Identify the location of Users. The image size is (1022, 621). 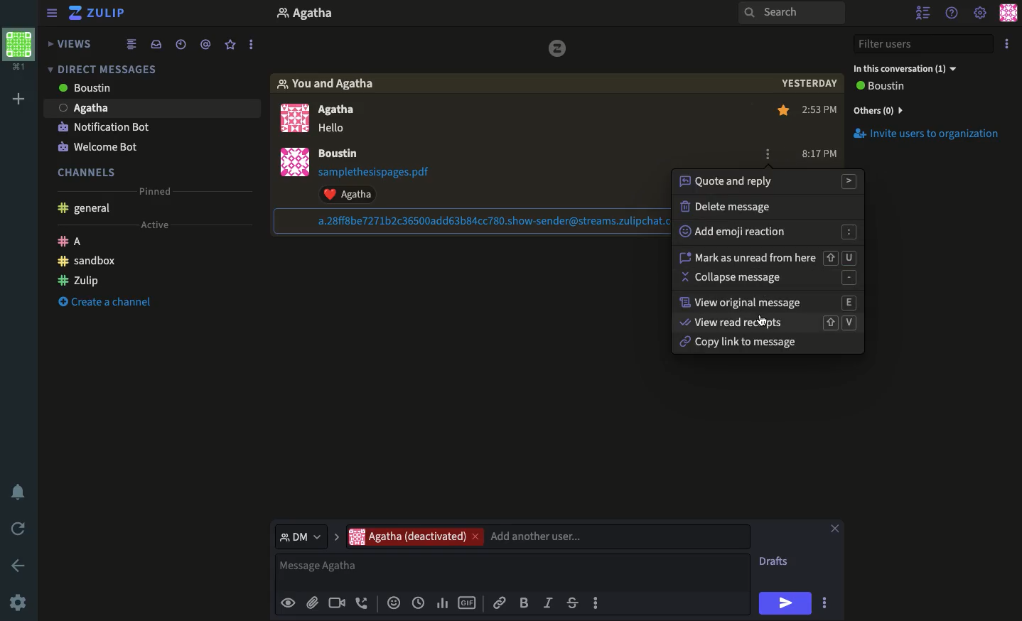
(344, 109).